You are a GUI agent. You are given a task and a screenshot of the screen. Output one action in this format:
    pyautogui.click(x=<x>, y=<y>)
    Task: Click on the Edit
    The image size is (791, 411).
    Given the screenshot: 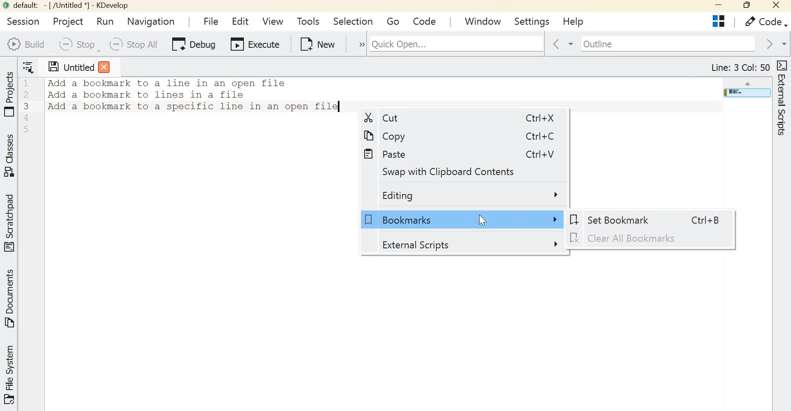 What is the action you would take?
    pyautogui.click(x=241, y=19)
    